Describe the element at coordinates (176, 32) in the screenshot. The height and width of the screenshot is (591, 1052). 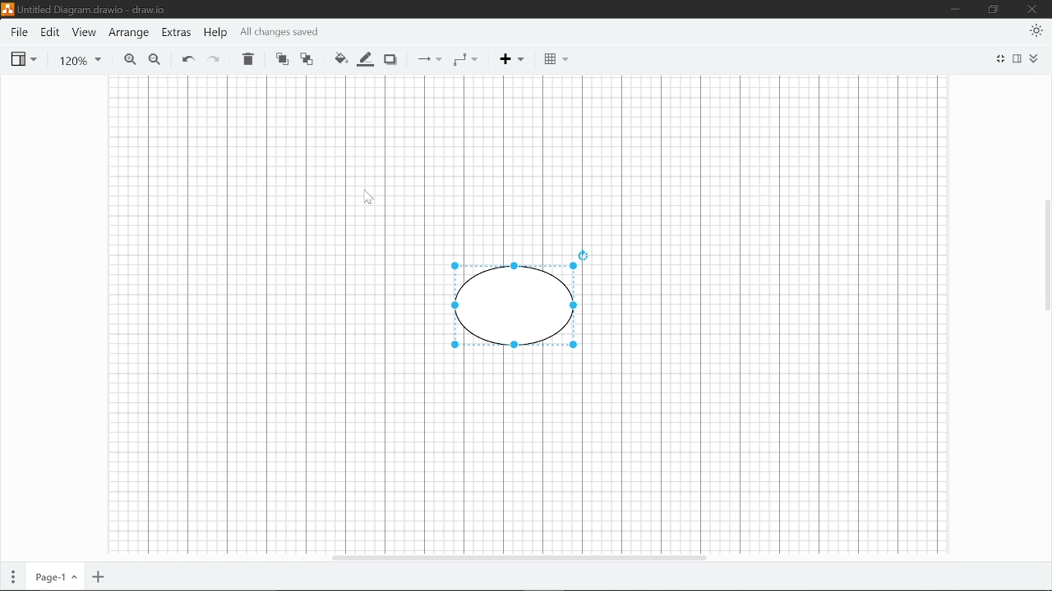
I see `Extras` at that location.